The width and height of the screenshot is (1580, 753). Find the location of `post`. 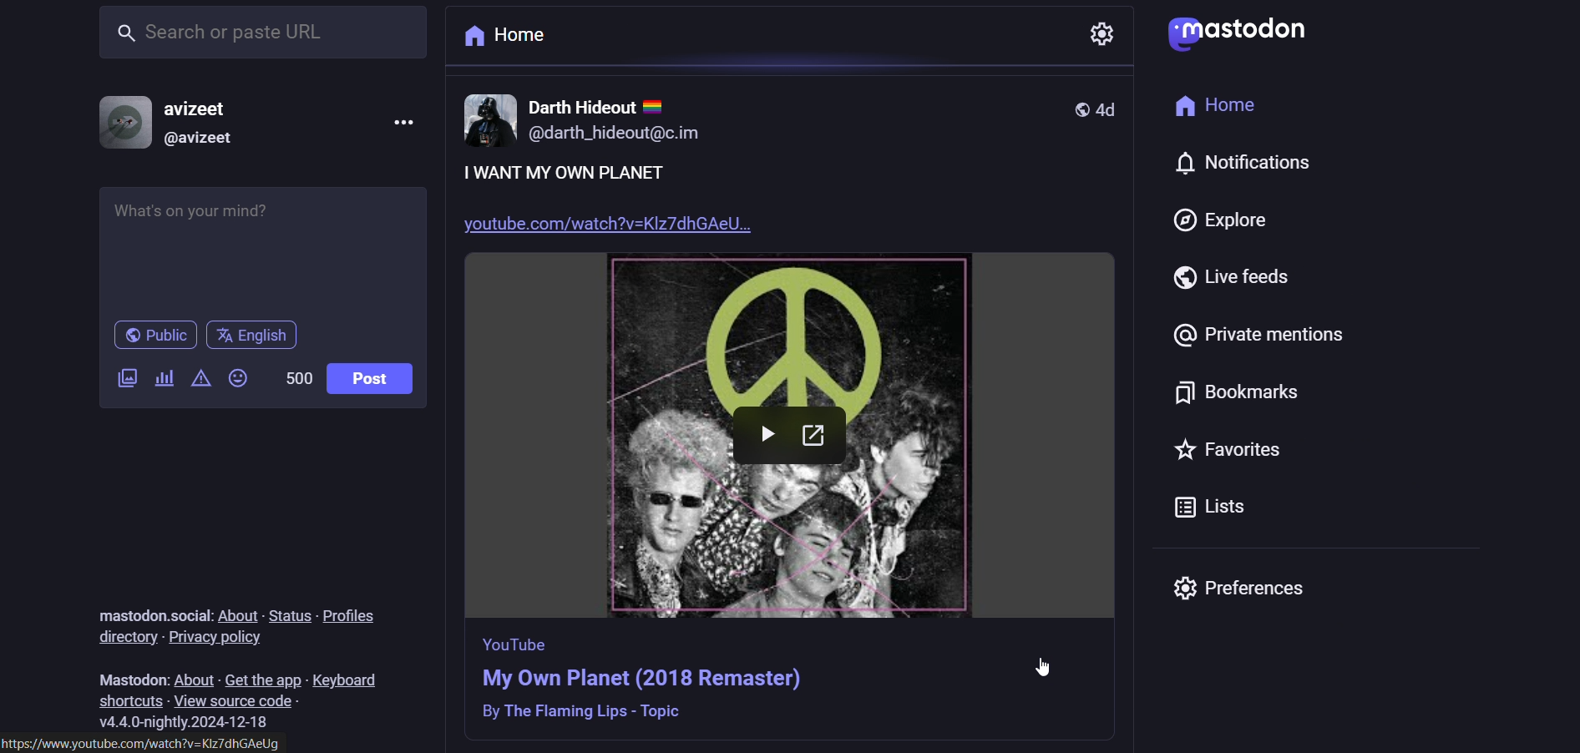

post is located at coordinates (374, 375).